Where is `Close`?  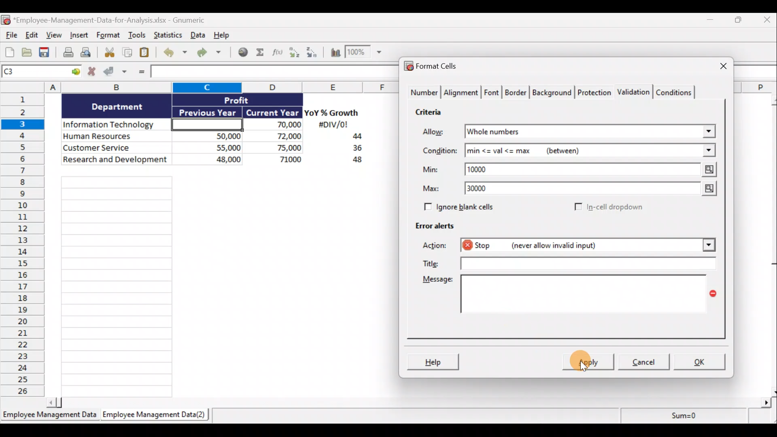
Close is located at coordinates (765, 21).